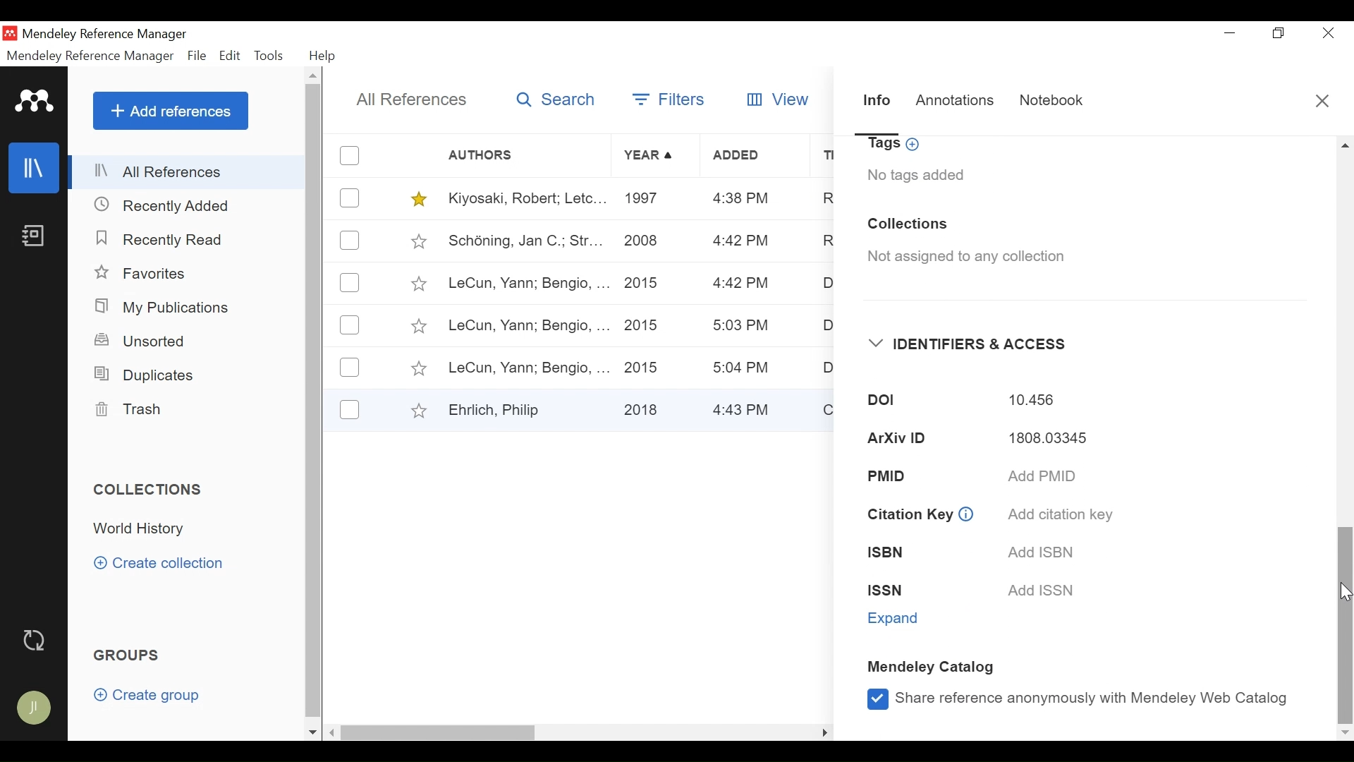 The image size is (1354, 762). Describe the element at coordinates (527, 366) in the screenshot. I see `LeCun, Yann; Bengio, ...` at that location.